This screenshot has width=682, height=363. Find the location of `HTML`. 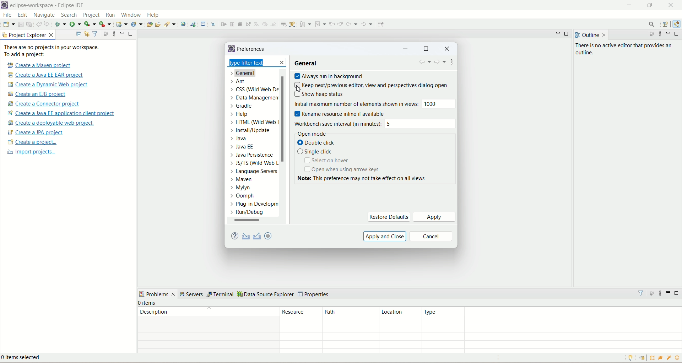

HTML is located at coordinates (255, 123).